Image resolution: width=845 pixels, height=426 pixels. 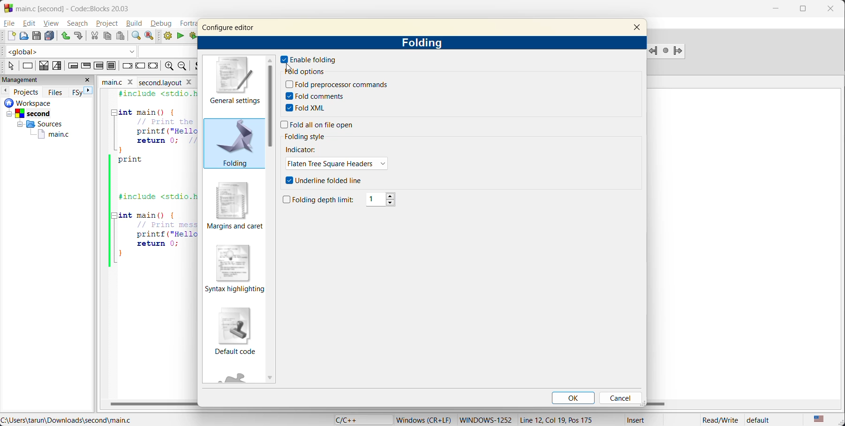 What do you see at coordinates (308, 137) in the screenshot?
I see `folding style` at bounding box center [308, 137].